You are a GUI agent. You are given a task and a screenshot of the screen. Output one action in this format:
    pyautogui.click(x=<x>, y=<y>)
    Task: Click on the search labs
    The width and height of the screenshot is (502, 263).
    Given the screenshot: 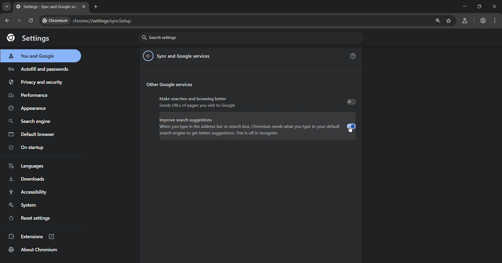 What is the action you would take?
    pyautogui.click(x=464, y=20)
    